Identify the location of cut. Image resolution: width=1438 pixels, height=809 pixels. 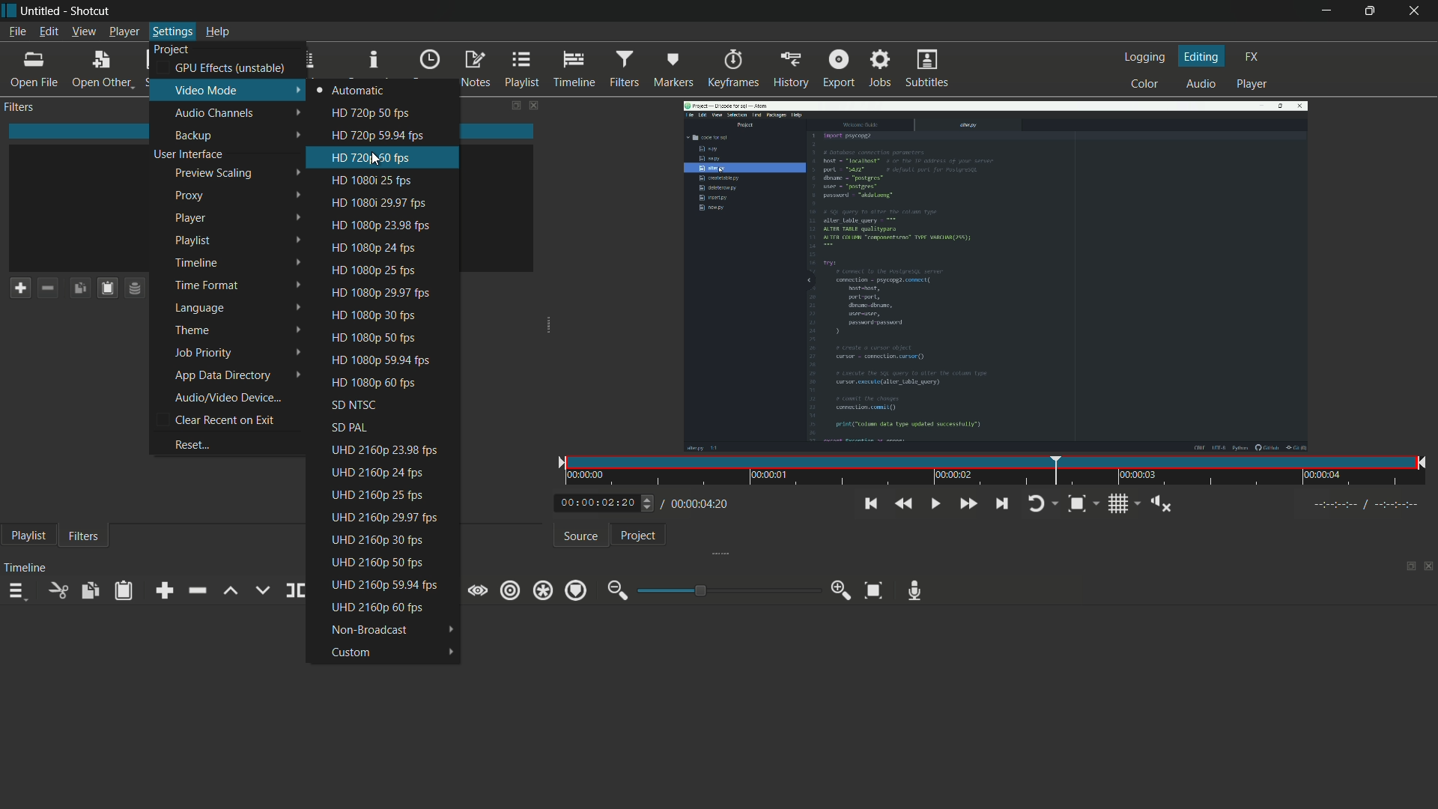
(58, 590).